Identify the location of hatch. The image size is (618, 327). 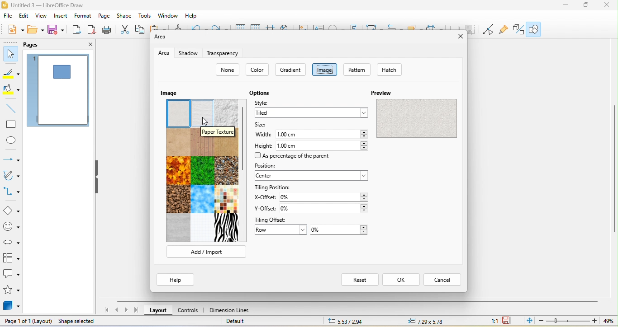
(388, 69).